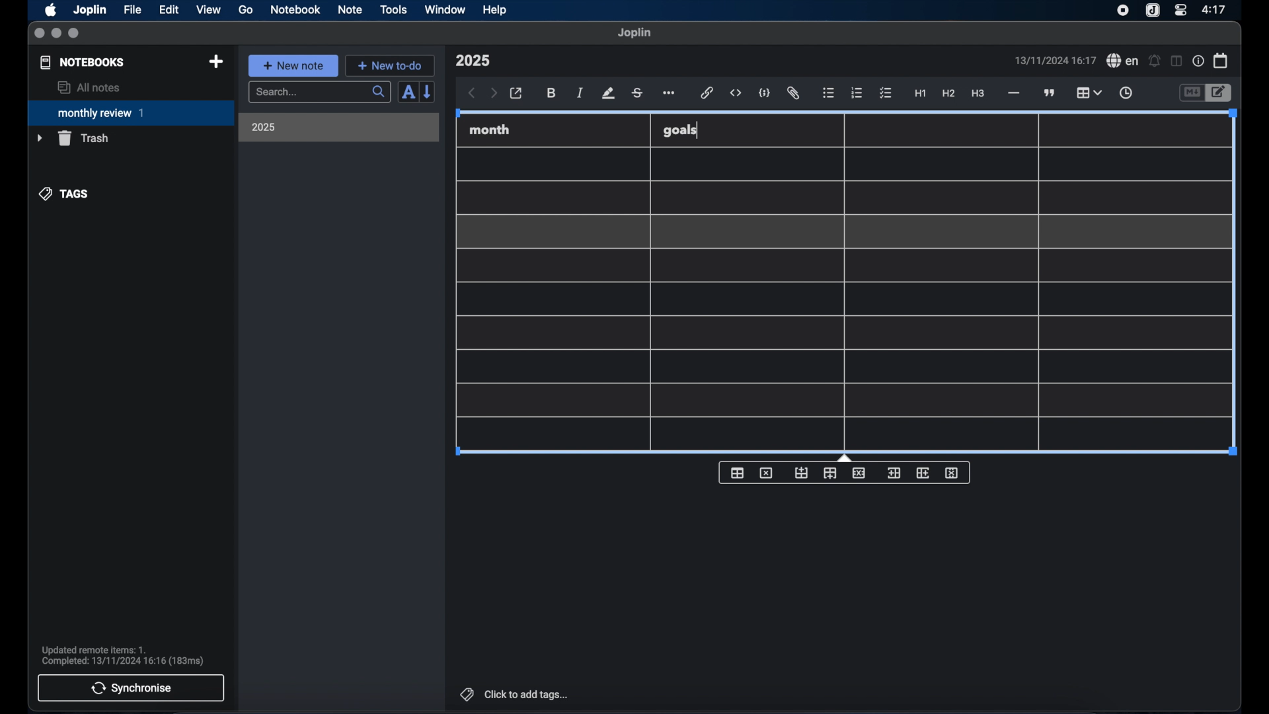 The height and width of the screenshot is (714, 1269). Describe the element at coordinates (828, 93) in the screenshot. I see `bulleted list` at that location.